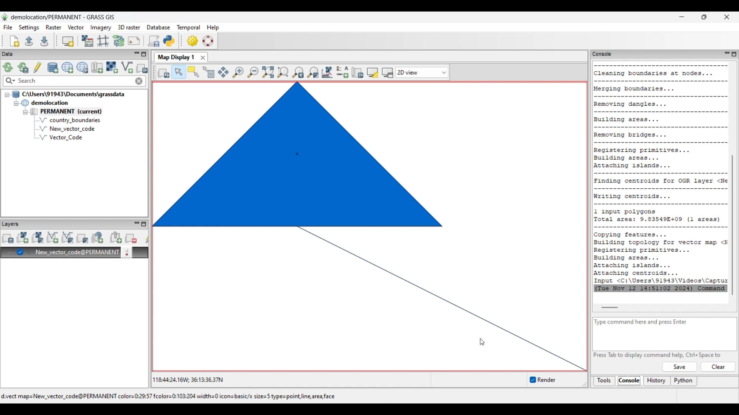 This screenshot has height=415, width=739. What do you see at coordinates (126, 252) in the screenshot?
I see `Click to edit layer settings` at bounding box center [126, 252].